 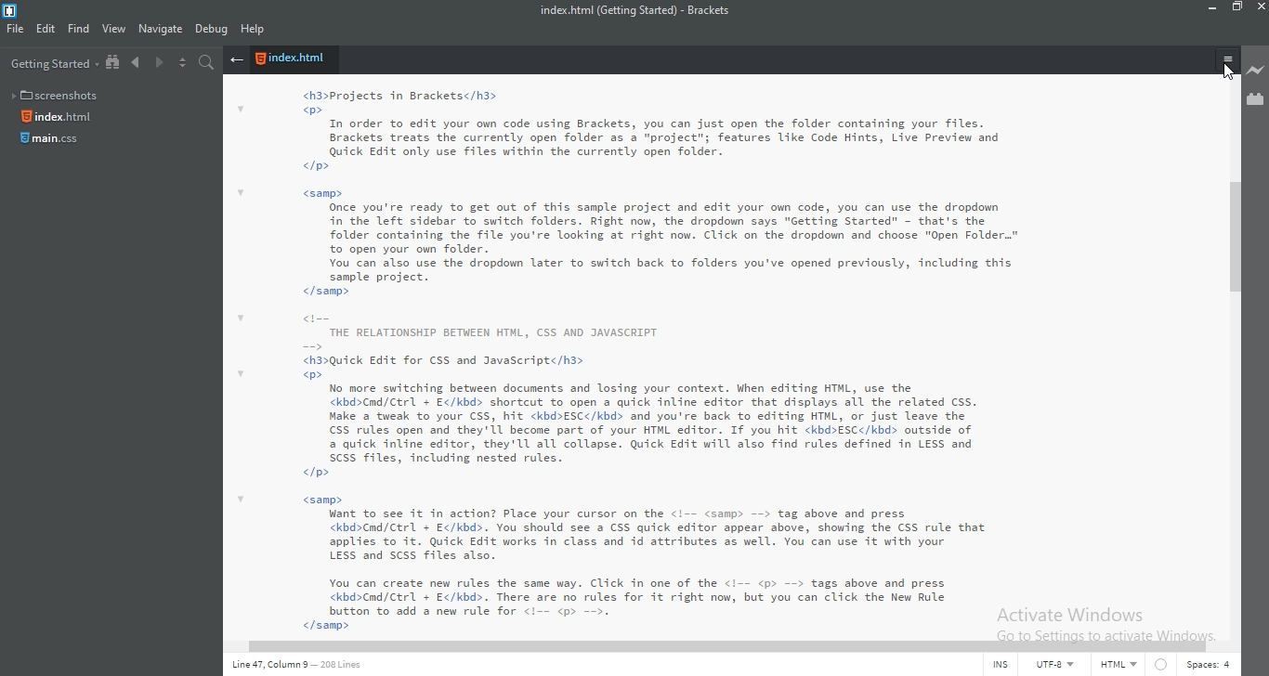 I want to click on Show file tree, so click(x=114, y=63).